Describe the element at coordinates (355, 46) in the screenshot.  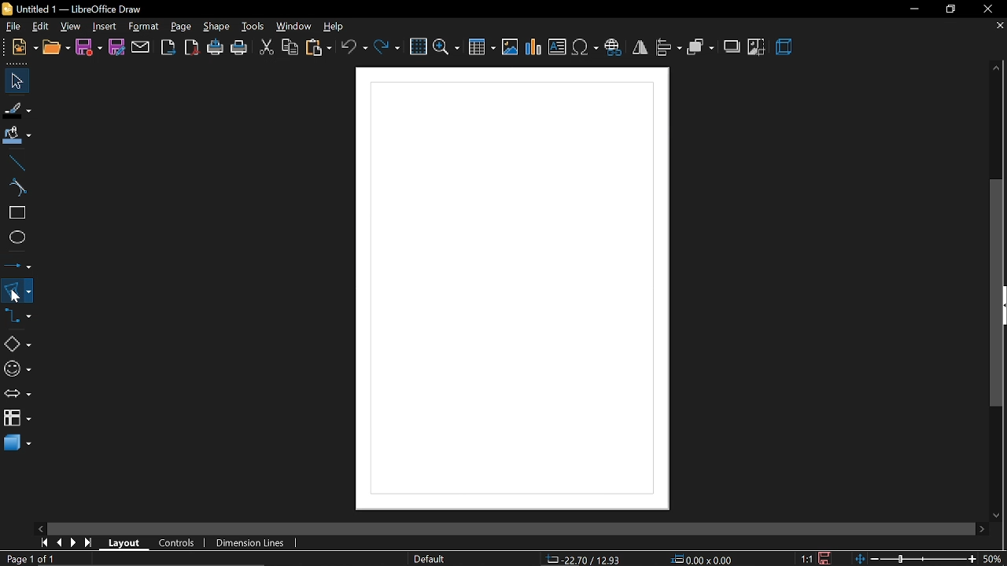
I see `undo` at that location.